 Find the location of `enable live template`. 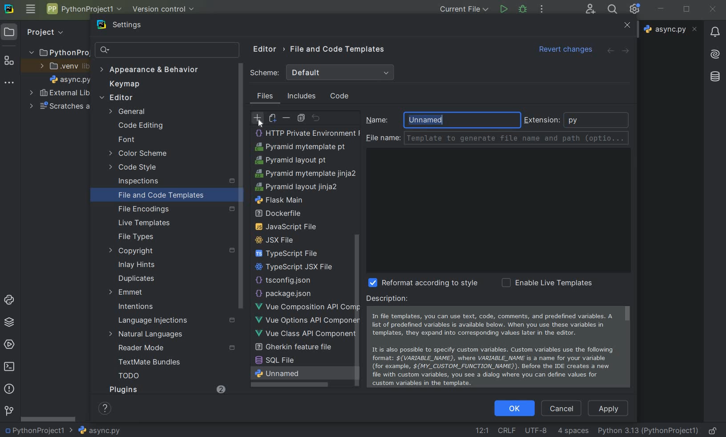

enable live template is located at coordinates (548, 284).